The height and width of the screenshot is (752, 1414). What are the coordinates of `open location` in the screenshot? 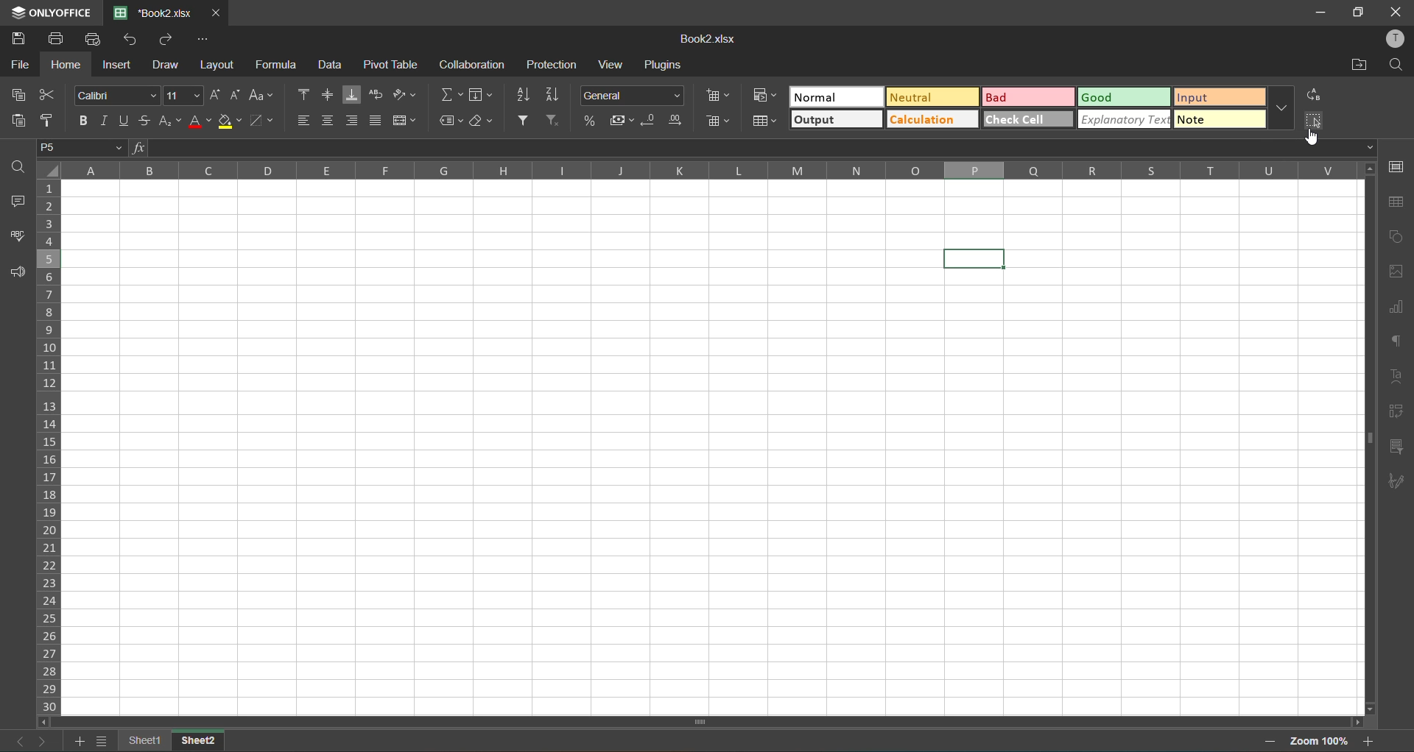 It's located at (1358, 66).